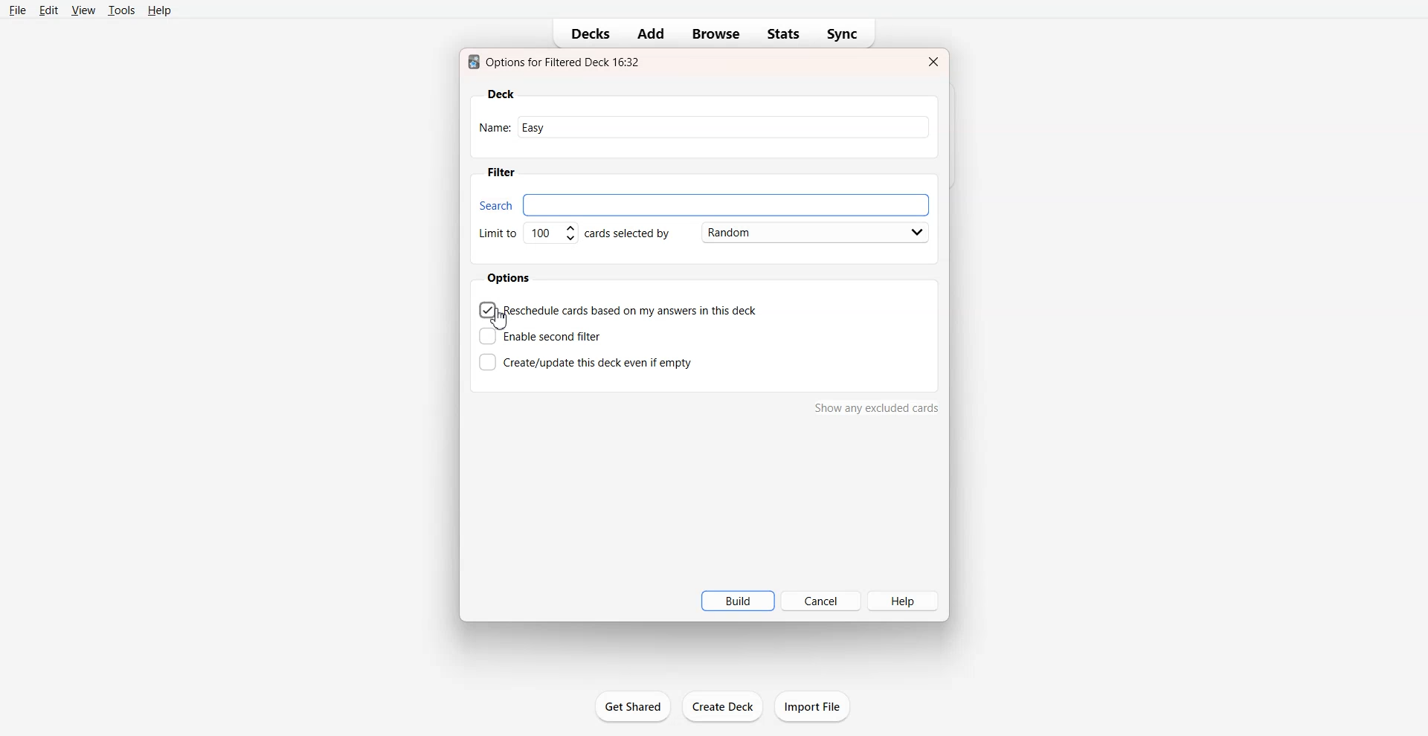 The width and height of the screenshot is (1428, 736). Describe the element at coordinates (501, 172) in the screenshot. I see `Filter` at that location.